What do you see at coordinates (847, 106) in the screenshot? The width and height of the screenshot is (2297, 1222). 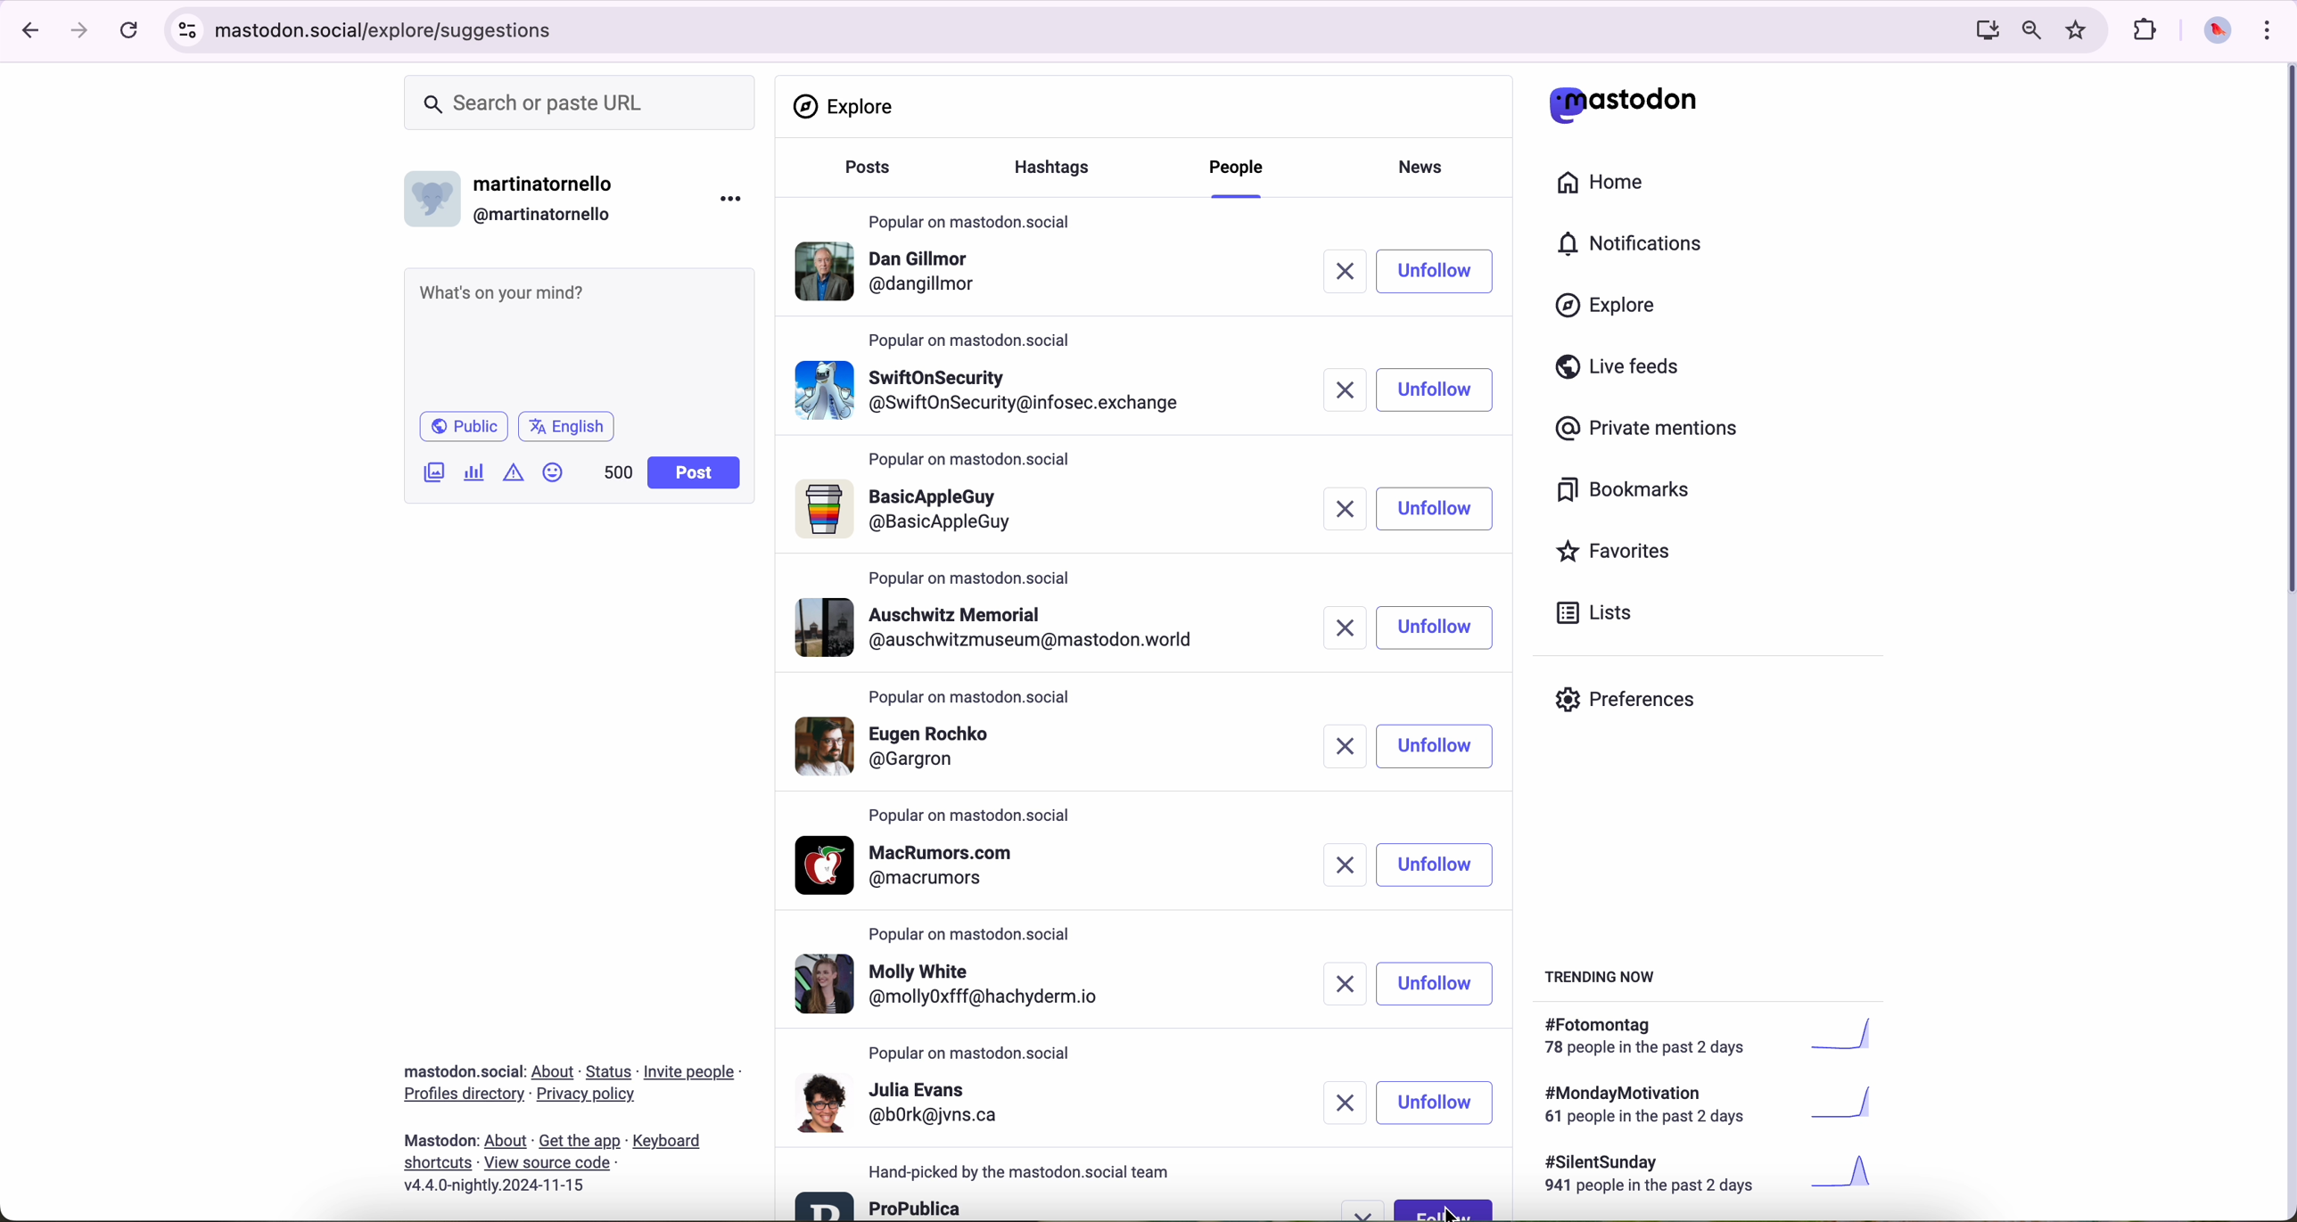 I see `explore section` at bounding box center [847, 106].